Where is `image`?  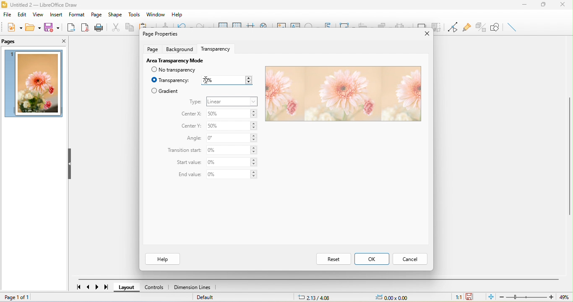
image is located at coordinates (34, 84).